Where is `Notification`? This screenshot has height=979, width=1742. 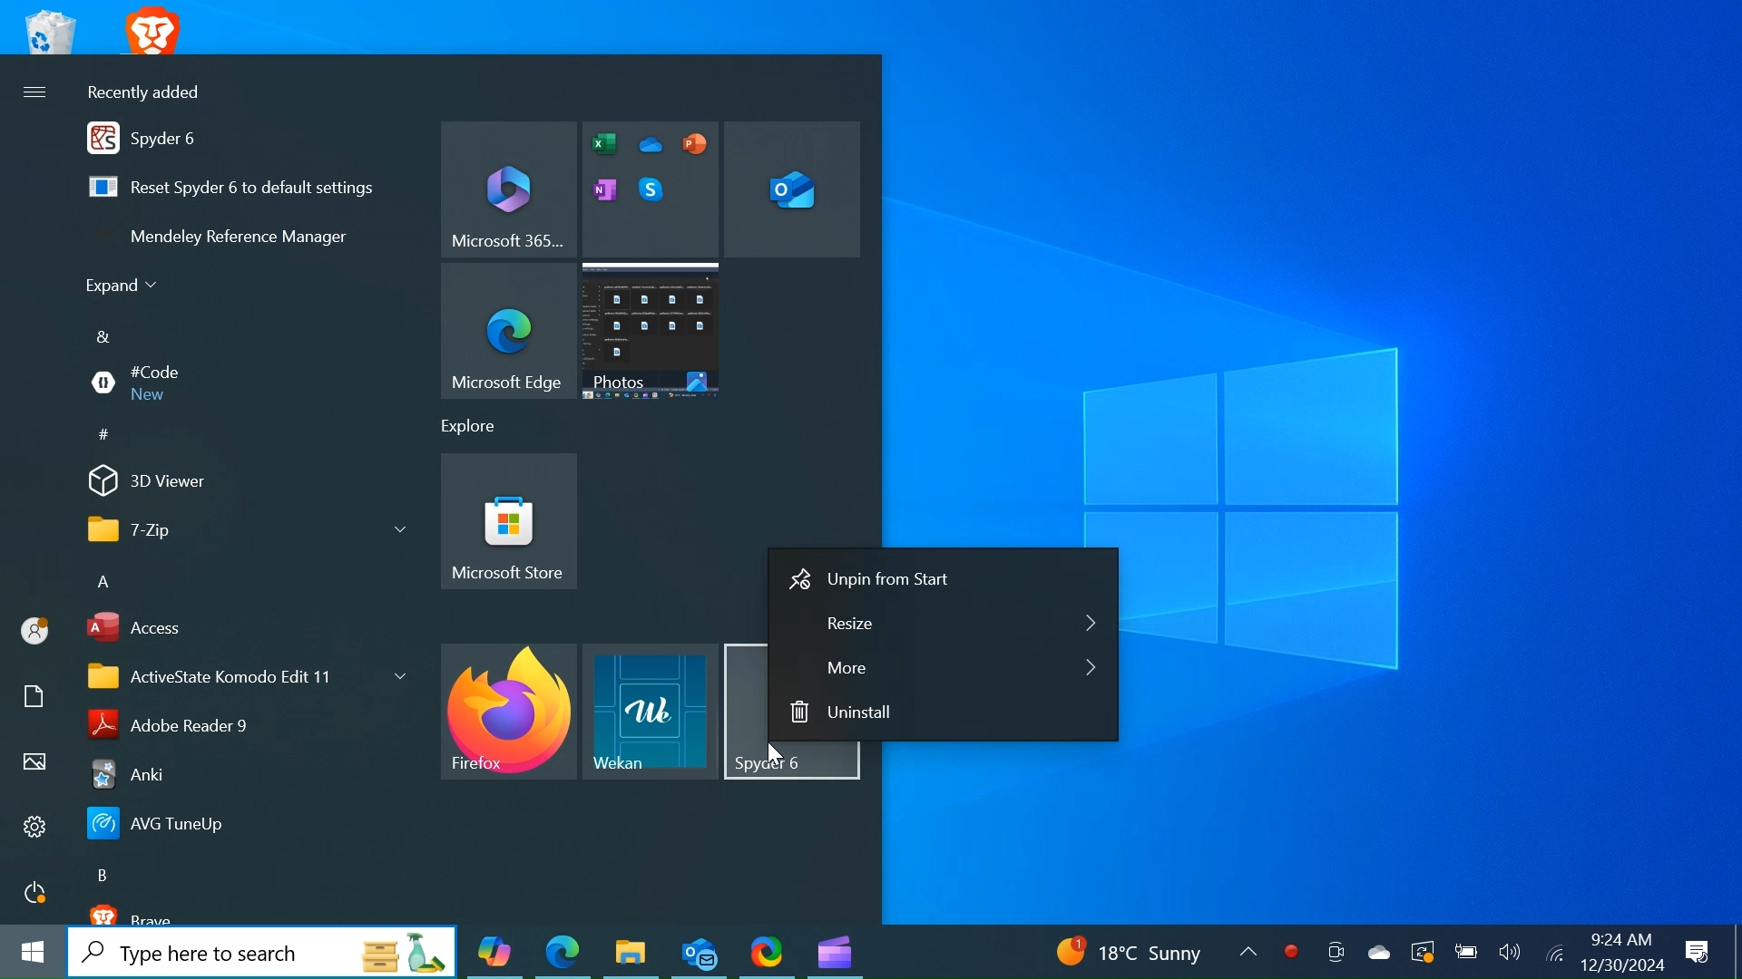
Notification is located at coordinates (1695, 952).